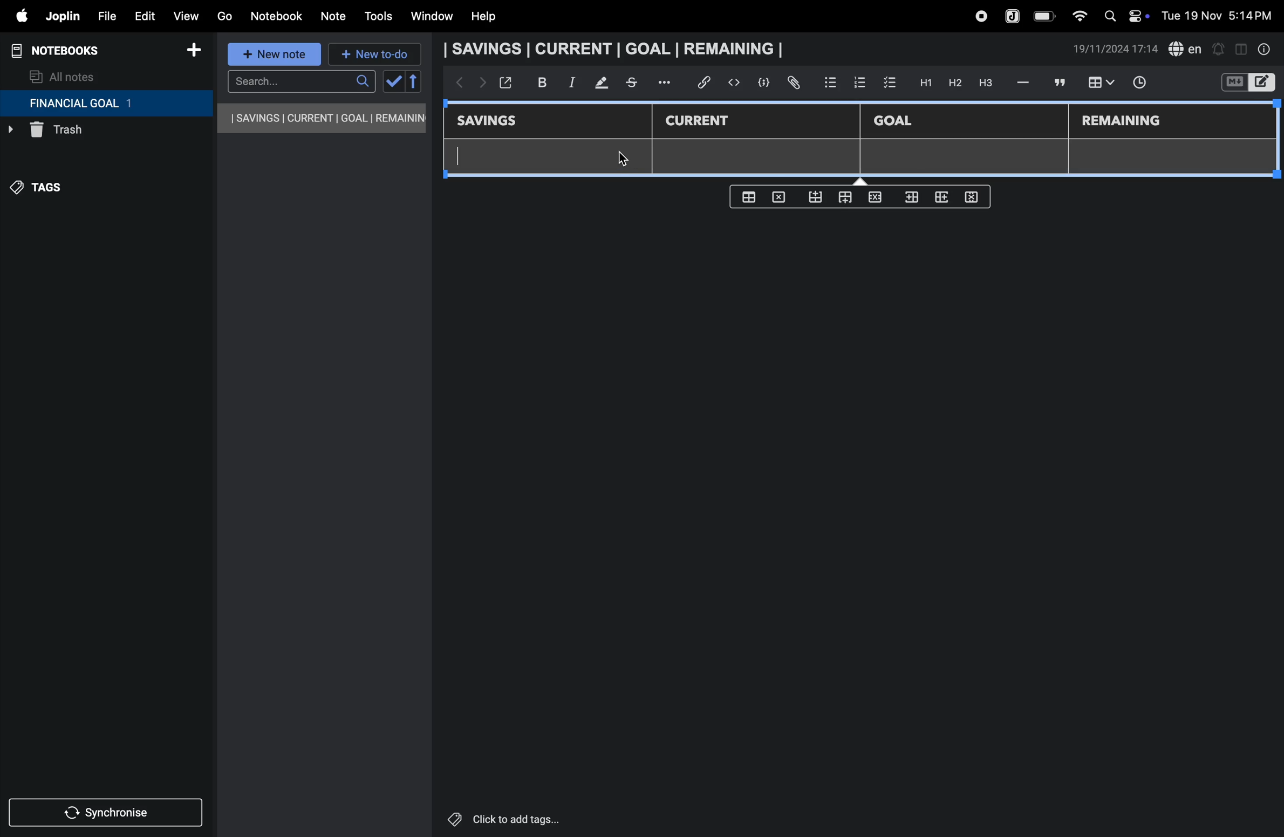 The width and height of the screenshot is (1284, 837). I want to click on close rows, so click(873, 199).